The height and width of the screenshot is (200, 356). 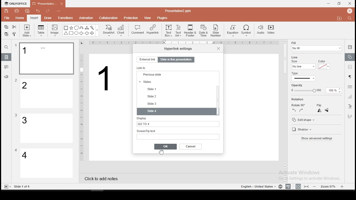 What do you see at coordinates (27, 11) in the screenshot?
I see `quick print` at bounding box center [27, 11].